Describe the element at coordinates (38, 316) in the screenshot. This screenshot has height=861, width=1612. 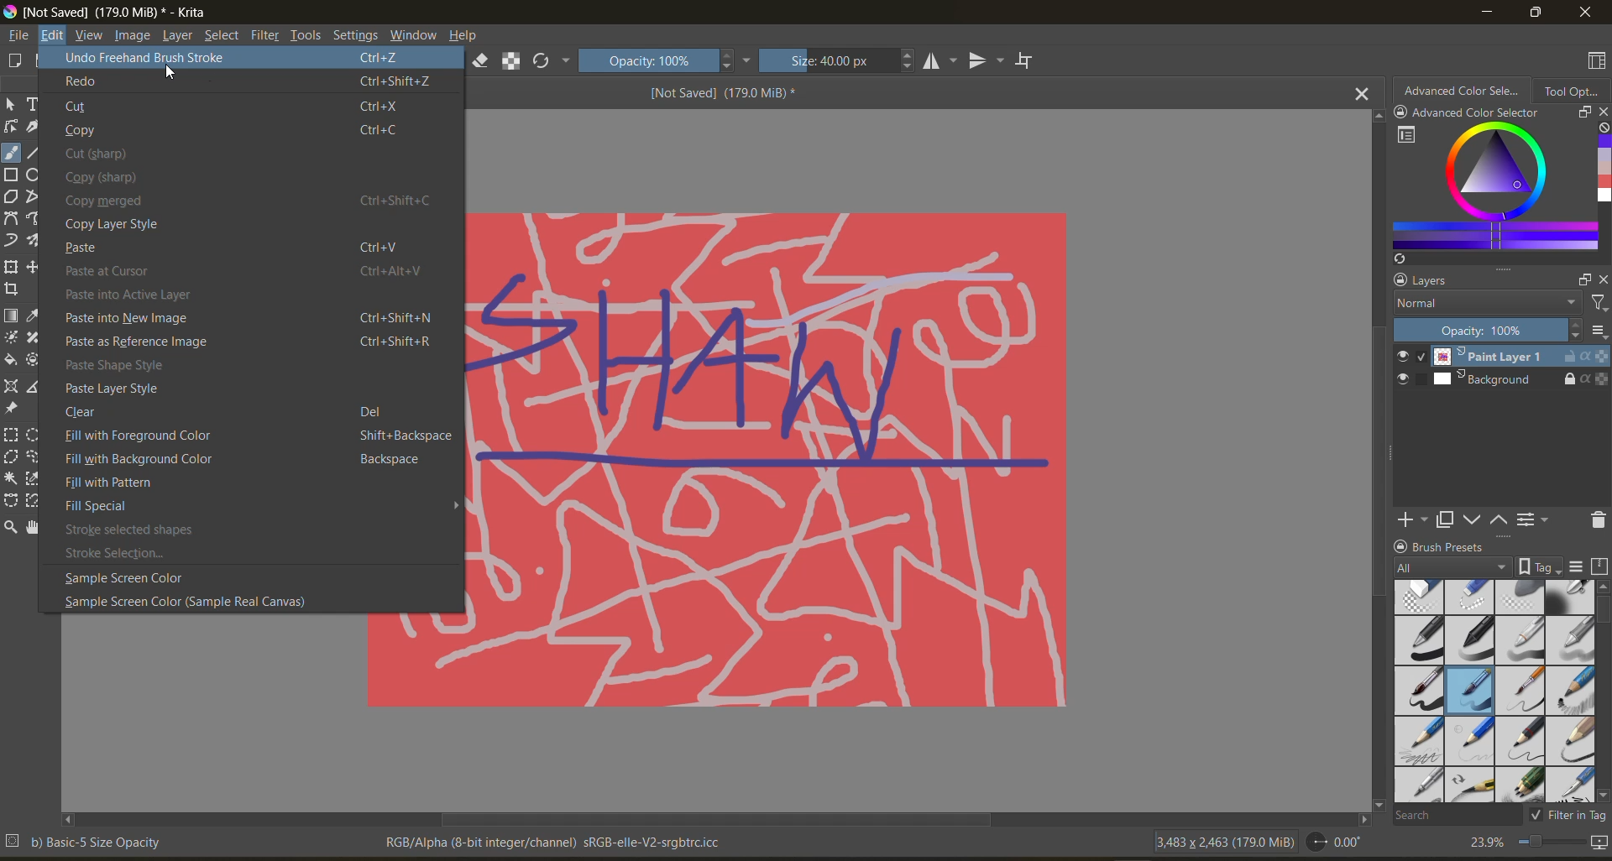
I see `Eyedropper color sample tool` at that location.